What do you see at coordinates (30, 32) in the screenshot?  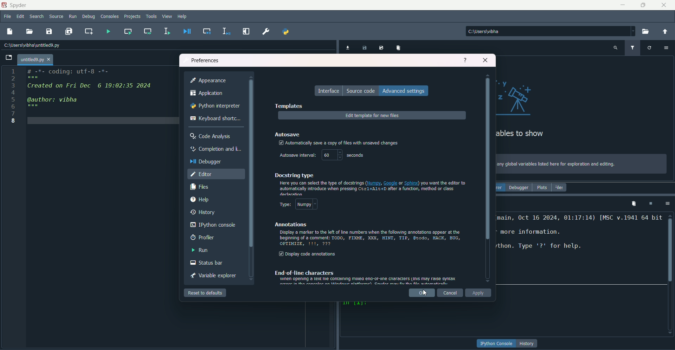 I see `open file` at bounding box center [30, 32].